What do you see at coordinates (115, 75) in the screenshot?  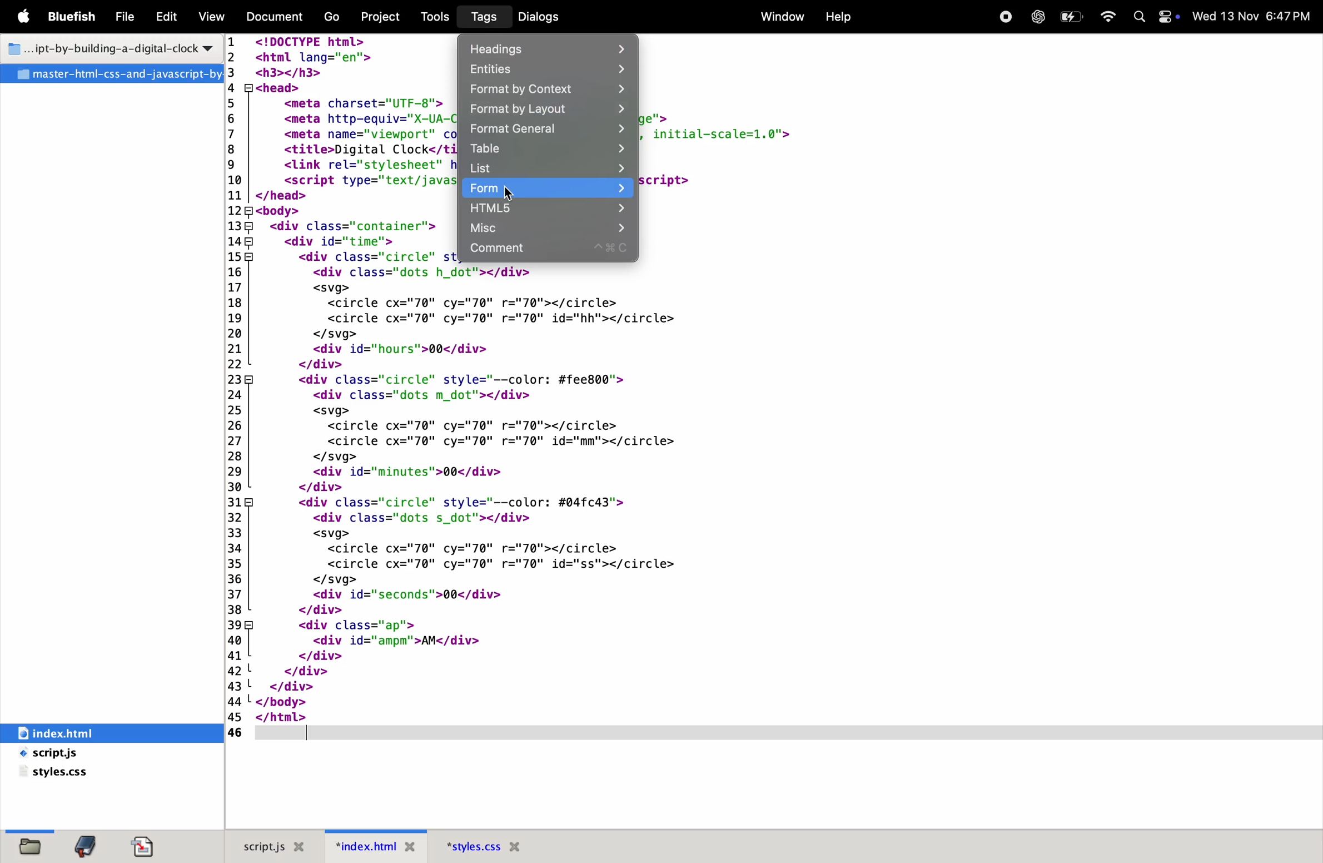 I see `File` at bounding box center [115, 75].